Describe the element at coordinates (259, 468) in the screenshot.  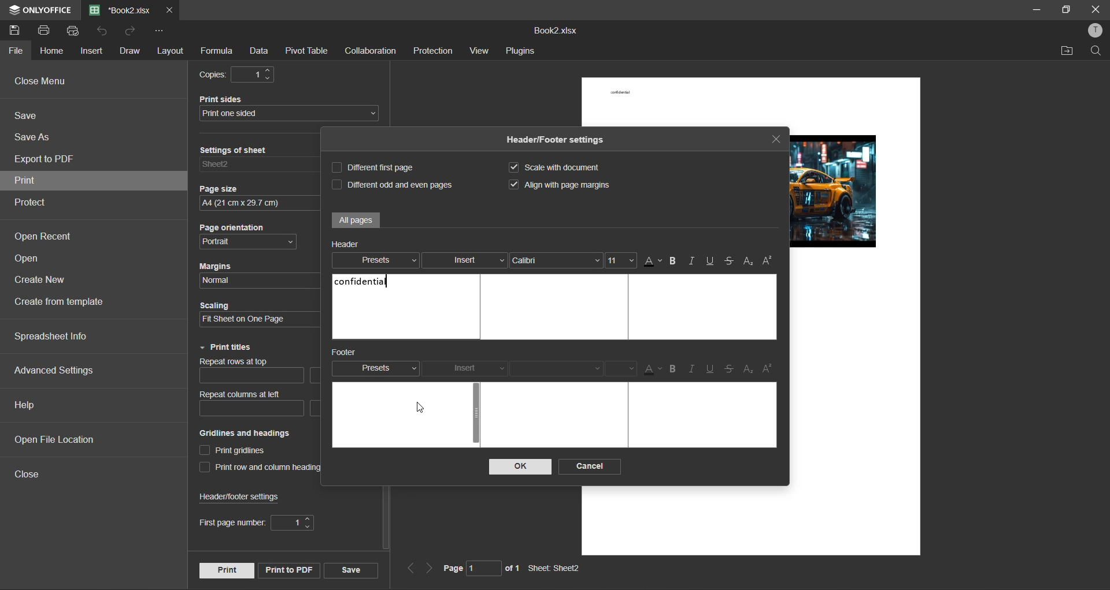
I see `print row and  column heading` at that location.